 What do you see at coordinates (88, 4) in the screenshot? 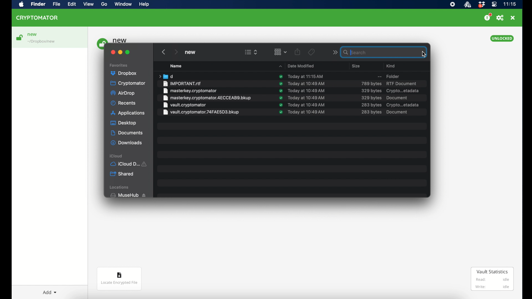
I see `view` at bounding box center [88, 4].